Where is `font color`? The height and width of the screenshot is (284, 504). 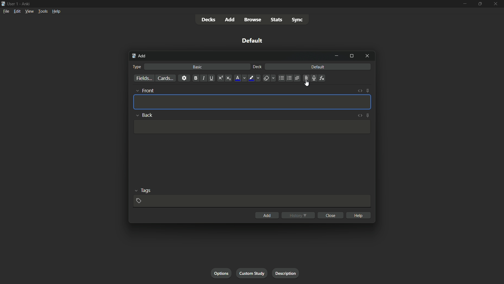
font color is located at coordinates (240, 78).